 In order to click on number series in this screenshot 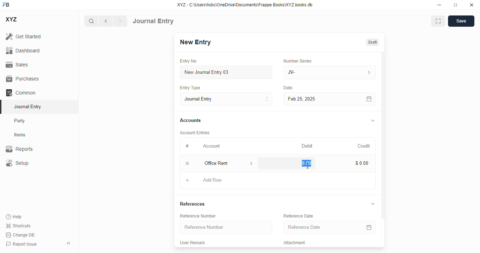, I will do `click(297, 61)`.